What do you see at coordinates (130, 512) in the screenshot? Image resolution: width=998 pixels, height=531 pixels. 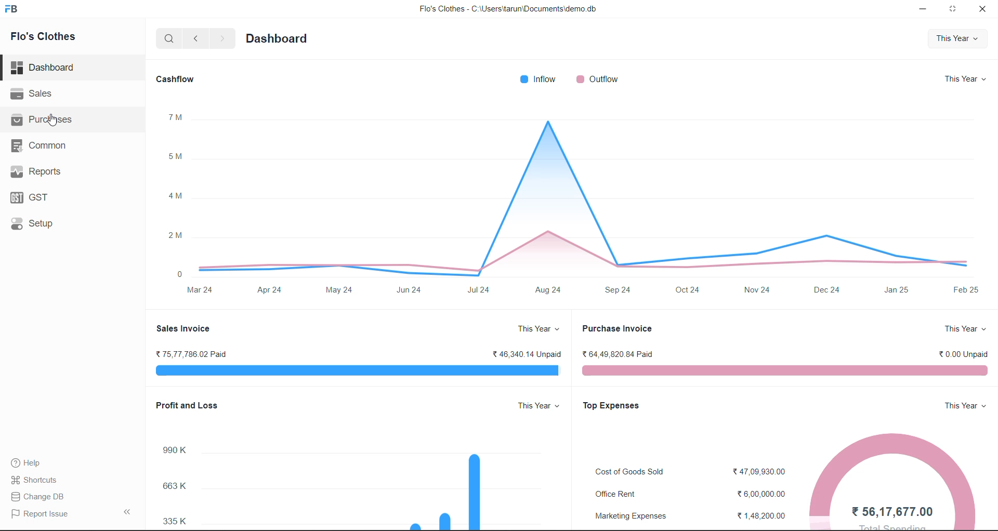 I see `collapse` at bounding box center [130, 512].